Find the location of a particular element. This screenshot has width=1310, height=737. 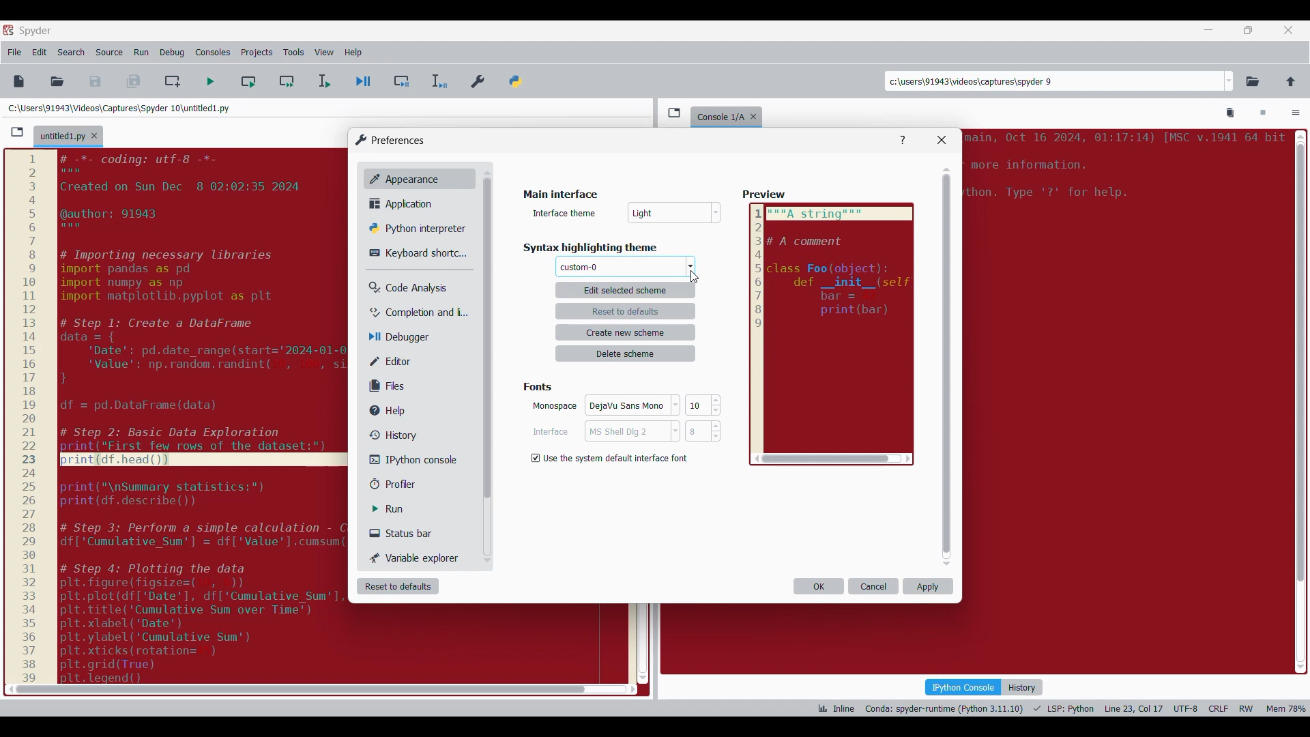

Reset to defaults is located at coordinates (398, 586).